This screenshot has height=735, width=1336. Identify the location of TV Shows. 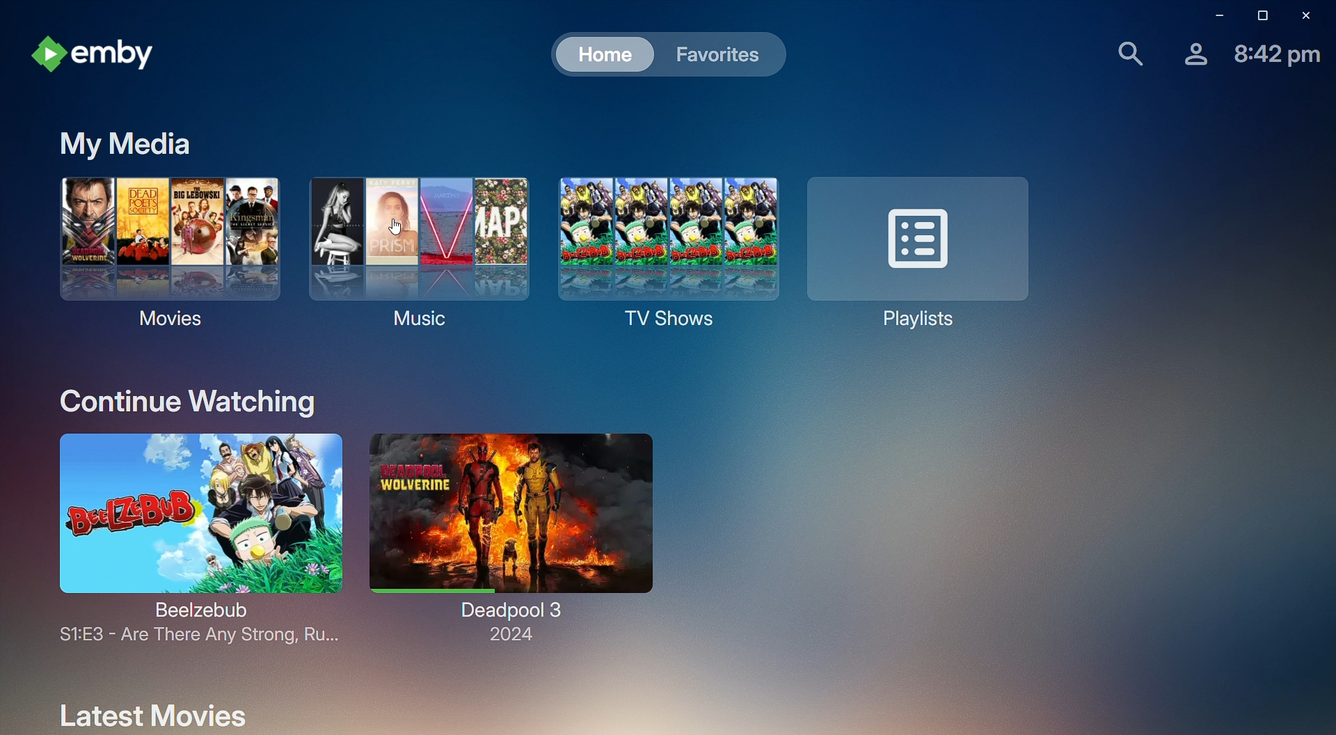
(662, 248).